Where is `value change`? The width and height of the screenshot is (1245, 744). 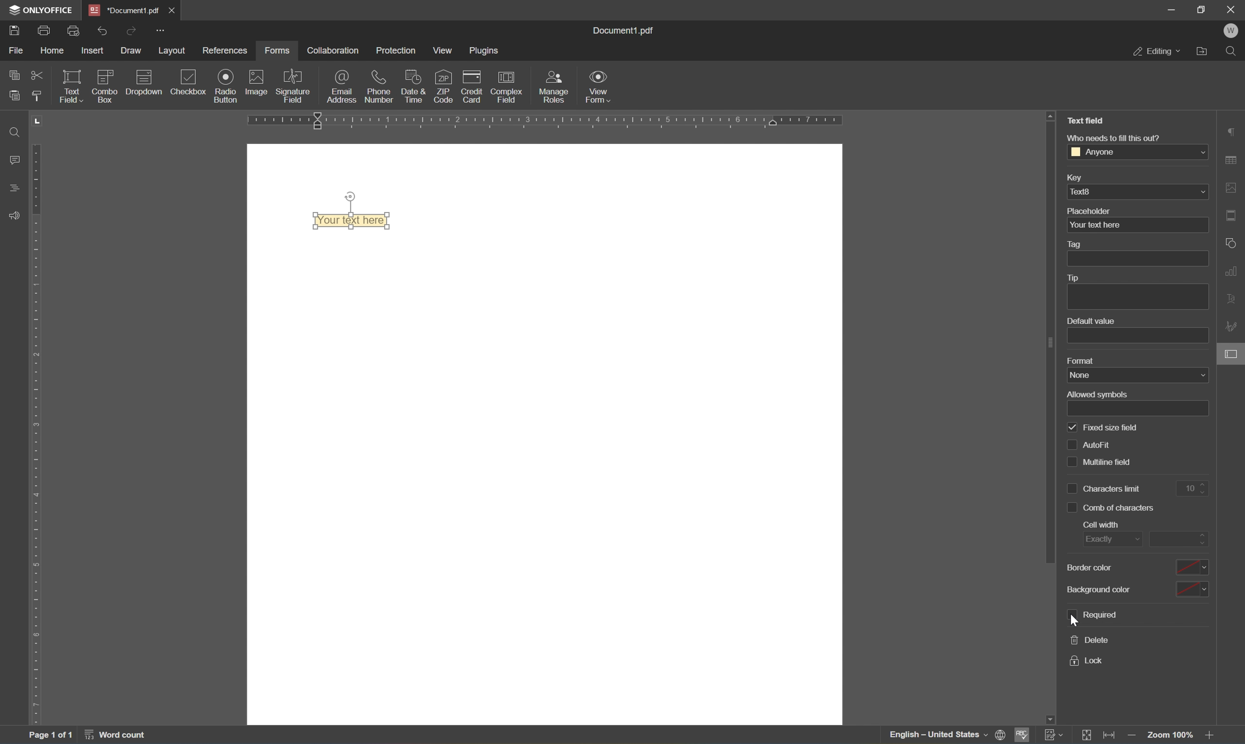 value change is located at coordinates (1183, 536).